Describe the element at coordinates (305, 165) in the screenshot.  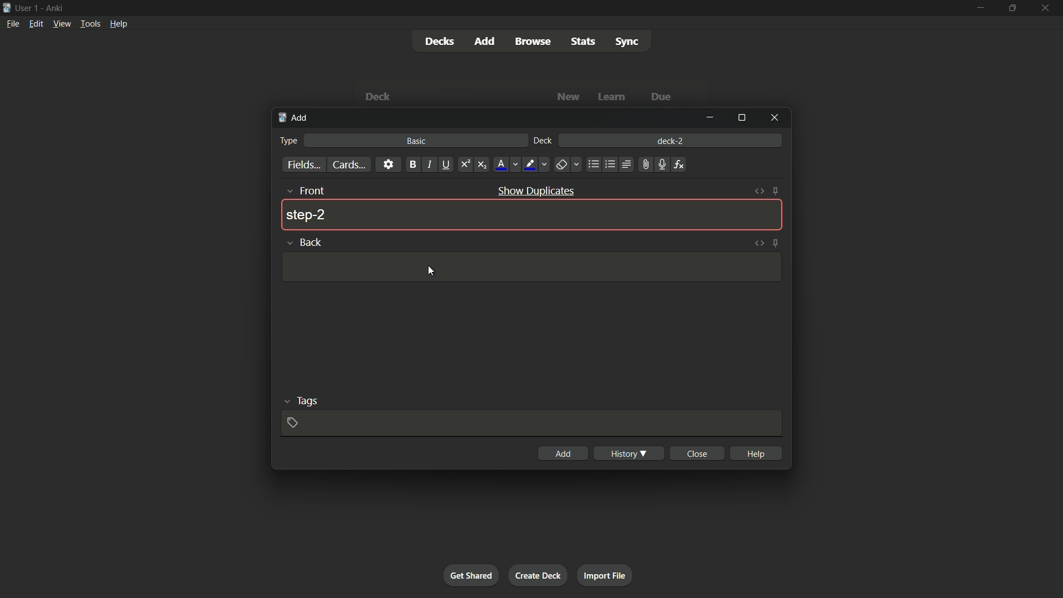
I see `fields` at that location.